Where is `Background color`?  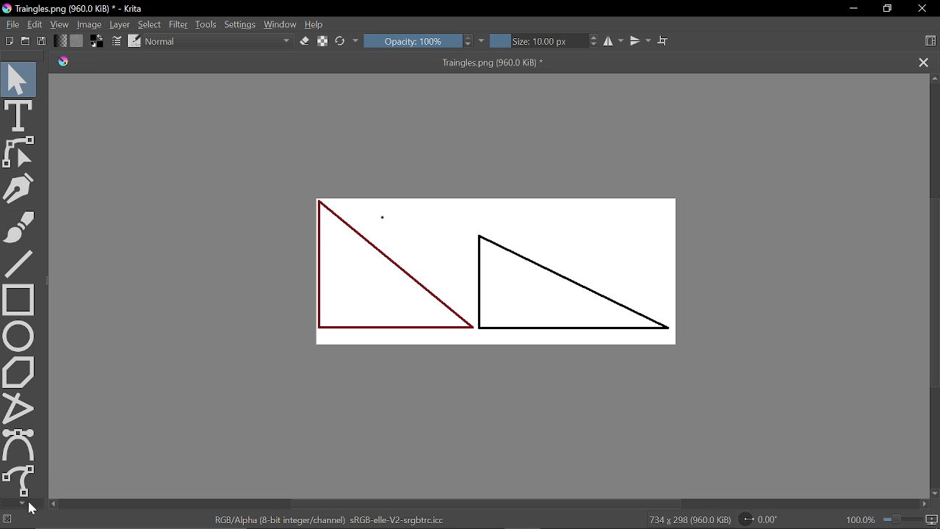
Background color is located at coordinates (96, 40).